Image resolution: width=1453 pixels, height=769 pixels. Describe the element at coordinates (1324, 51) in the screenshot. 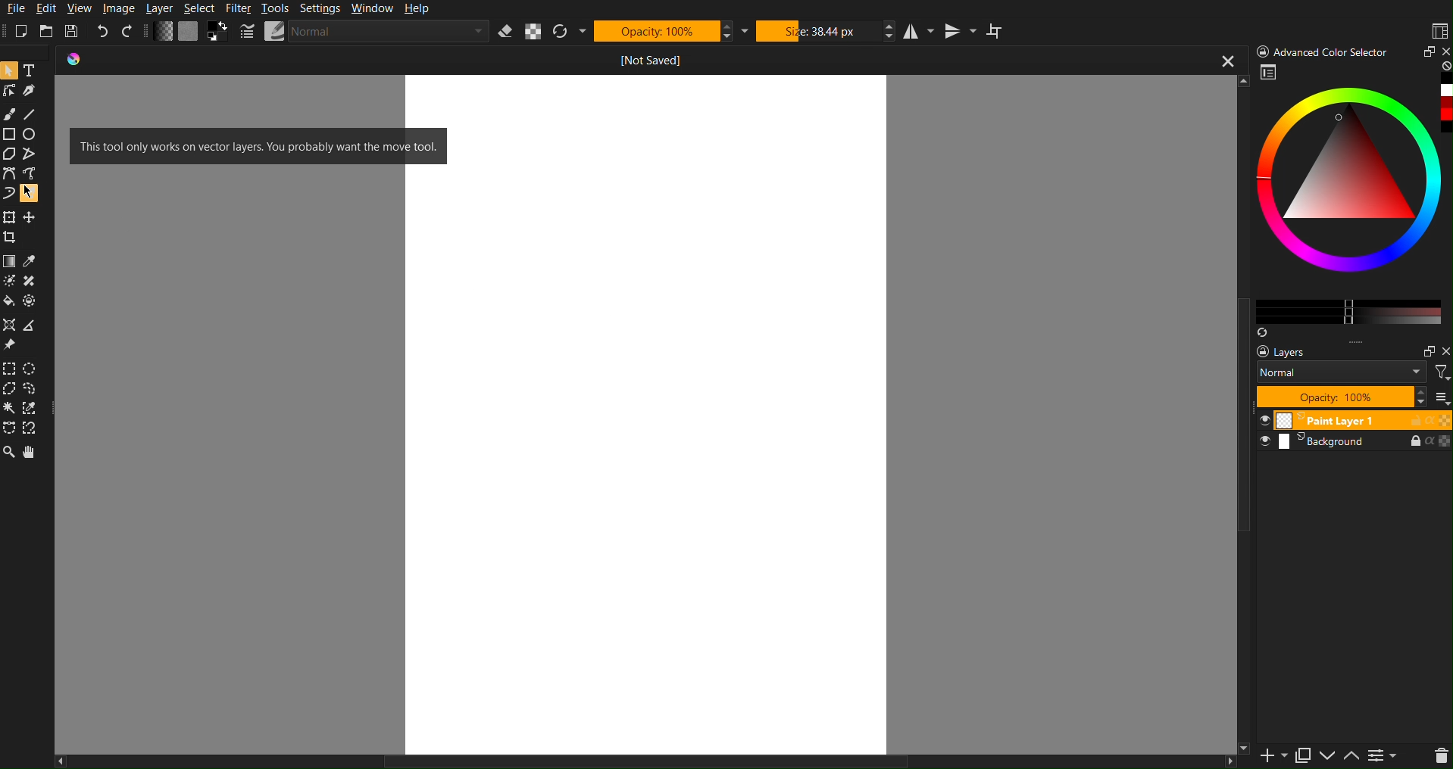

I see `Advanced Color Selector` at that location.